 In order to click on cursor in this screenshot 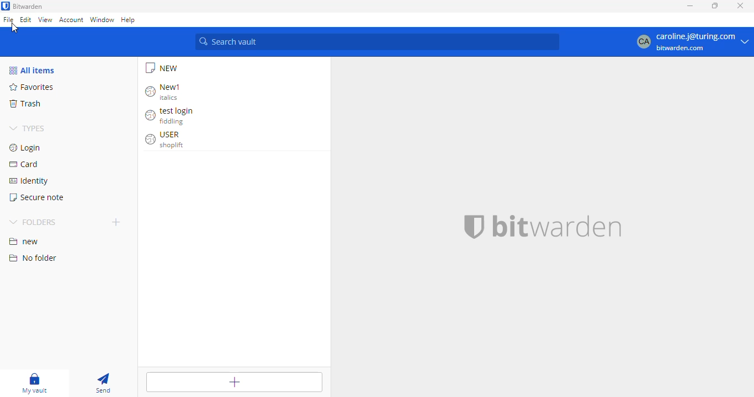, I will do `click(14, 28)`.